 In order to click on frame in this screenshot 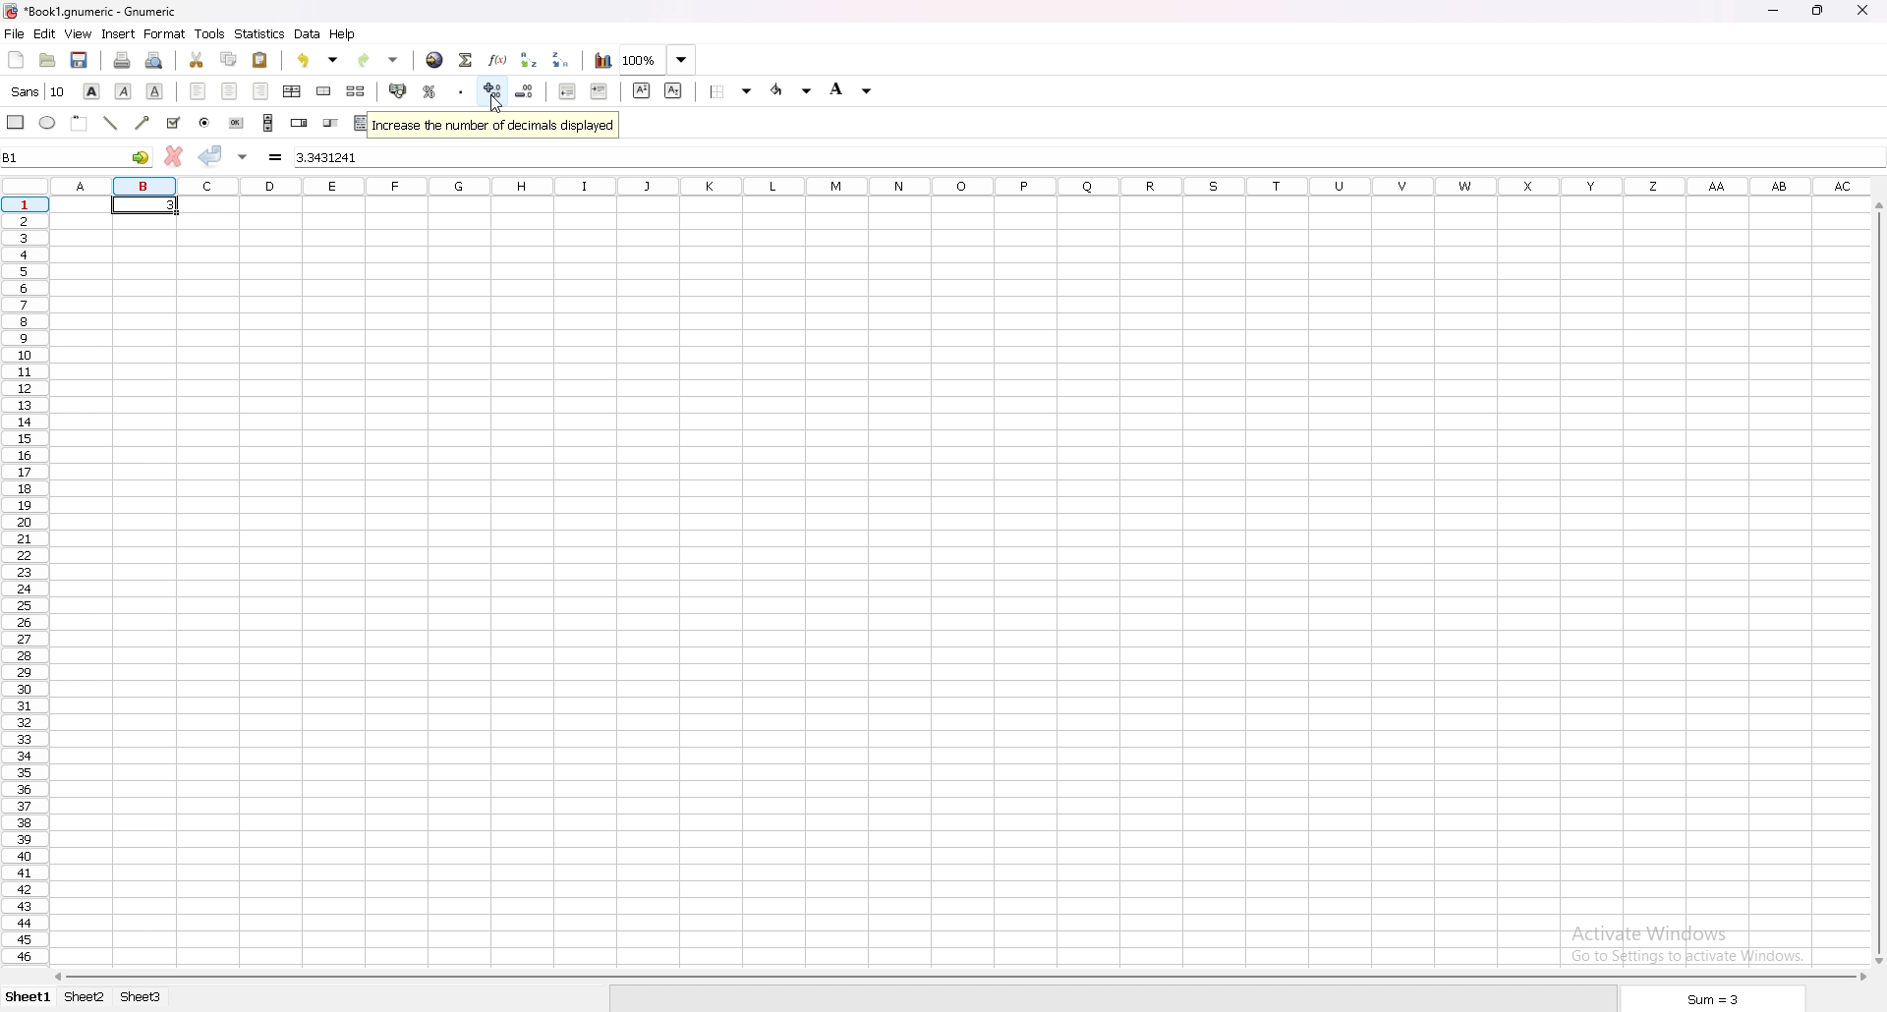, I will do `click(79, 123)`.